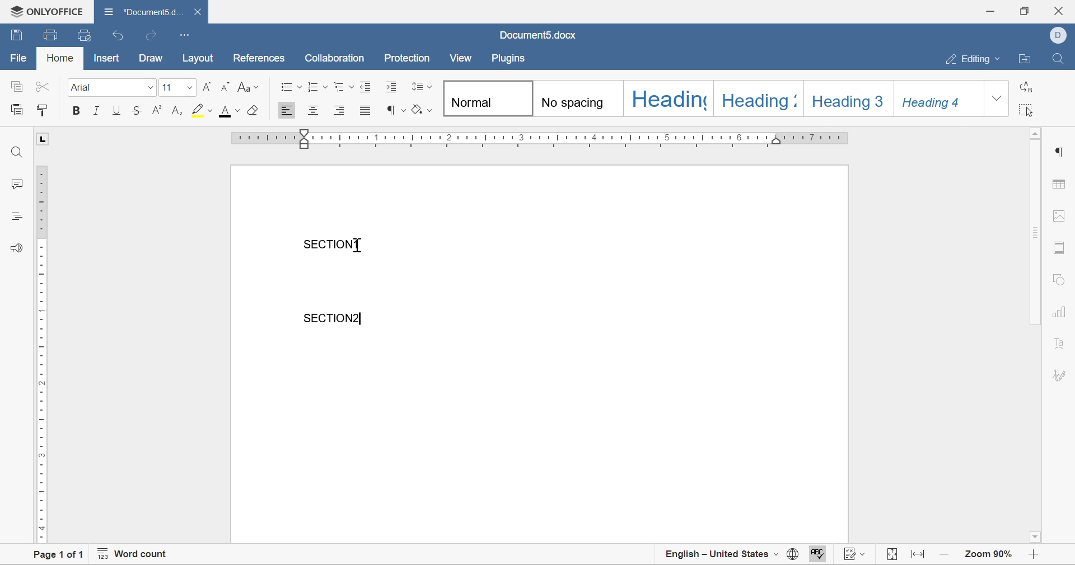 The height and width of the screenshot is (565, 1075). I want to click on change case, so click(248, 86).